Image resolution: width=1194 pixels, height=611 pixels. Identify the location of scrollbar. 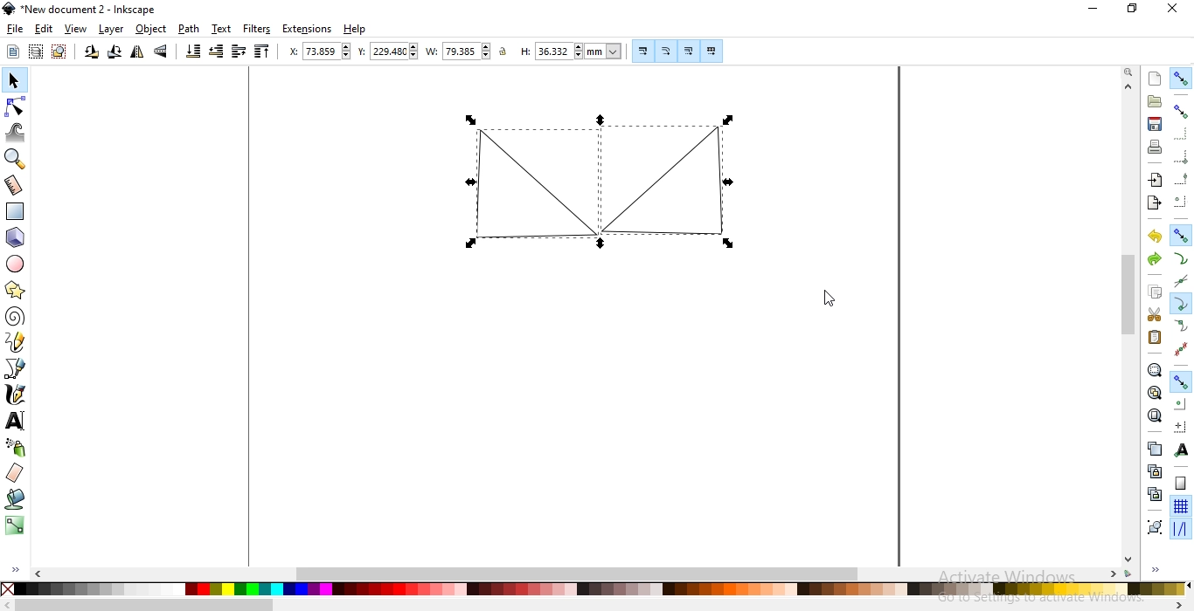
(587, 573).